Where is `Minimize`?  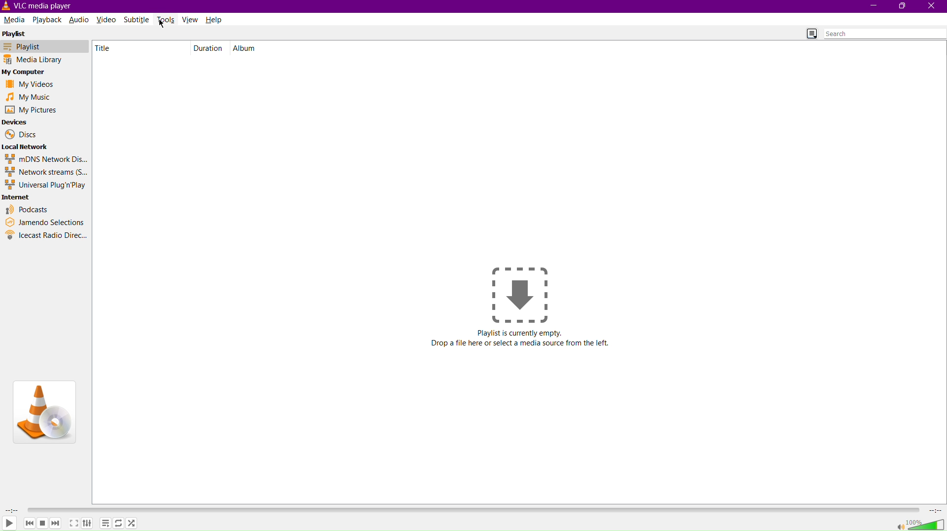
Minimize is located at coordinates (874, 6).